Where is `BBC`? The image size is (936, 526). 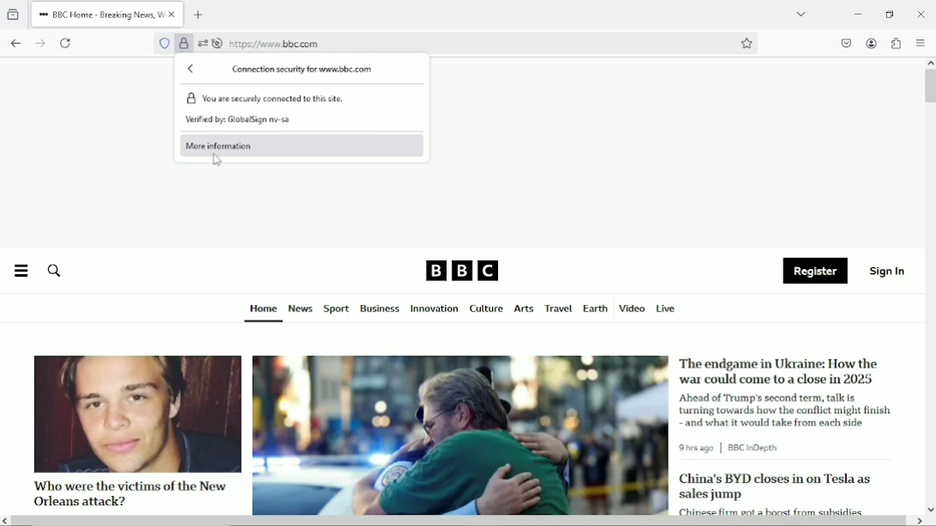
BBC is located at coordinates (462, 270).